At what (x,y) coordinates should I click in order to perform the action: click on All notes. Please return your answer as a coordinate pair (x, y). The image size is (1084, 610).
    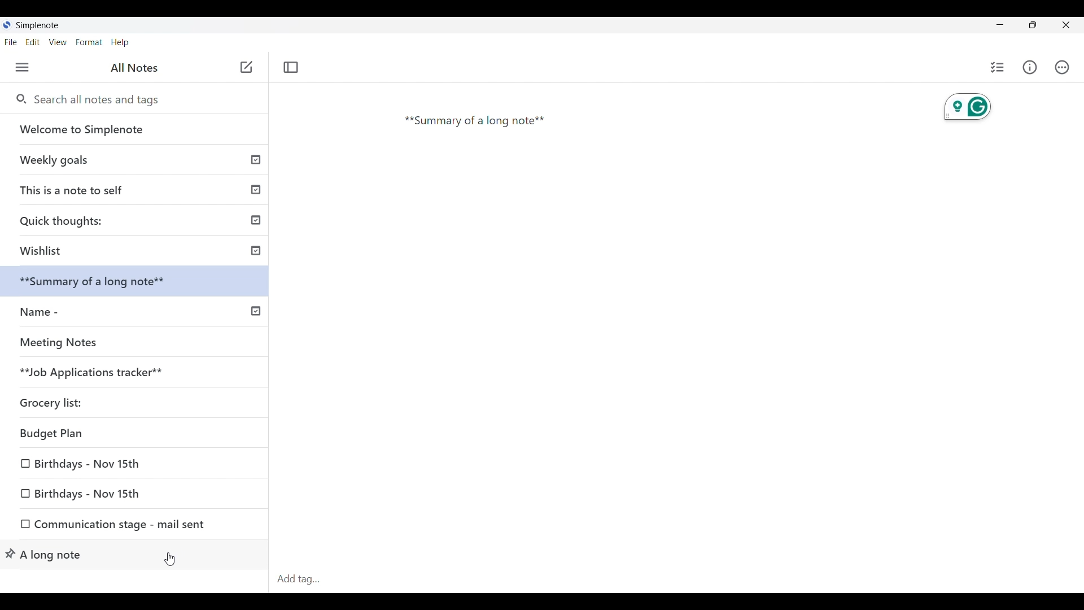
    Looking at the image, I should click on (134, 67).